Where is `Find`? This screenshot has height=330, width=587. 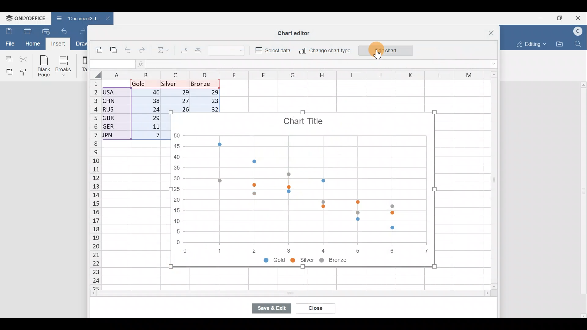 Find is located at coordinates (578, 44).